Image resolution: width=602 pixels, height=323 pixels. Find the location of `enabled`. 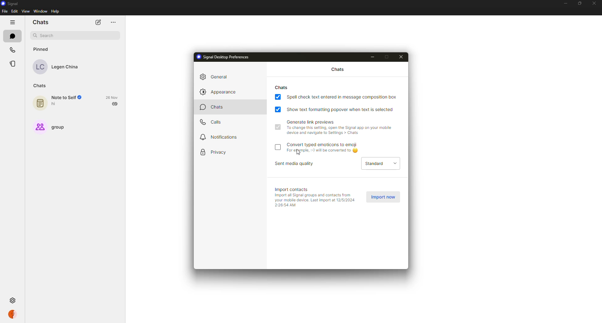

enabled is located at coordinates (277, 127).